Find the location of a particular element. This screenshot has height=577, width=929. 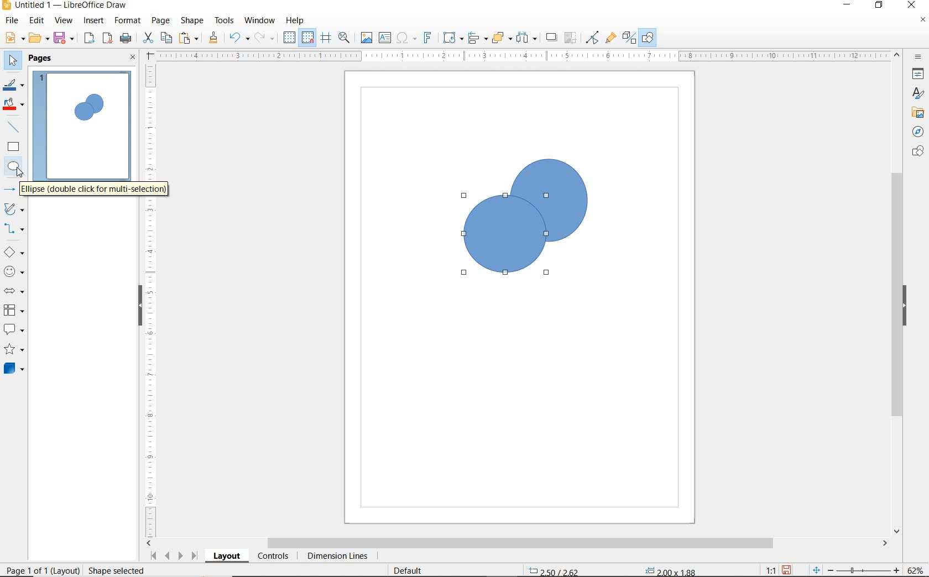

CIRCLE ADDED is located at coordinates (83, 111).